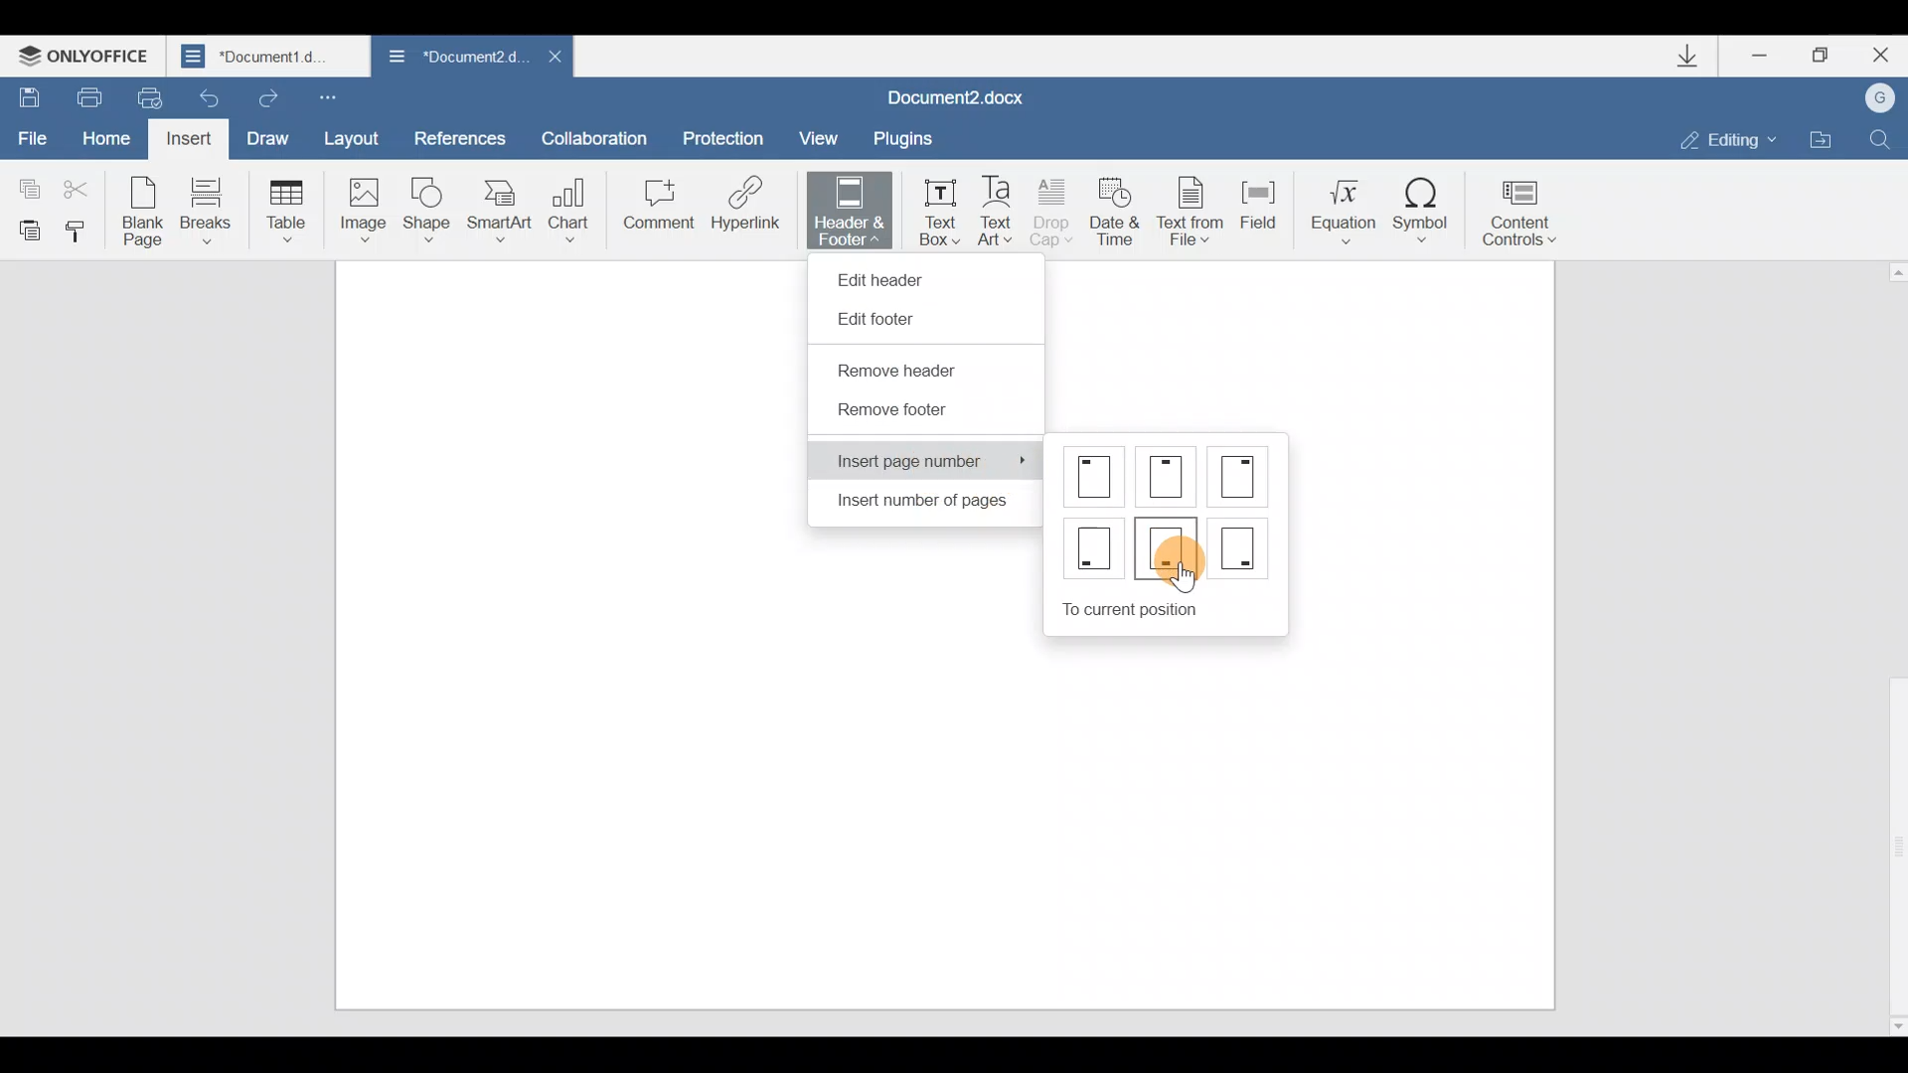 Image resolution: width=1908 pixels, height=1073 pixels. Describe the element at coordinates (204, 211) in the screenshot. I see `Breaks` at that location.